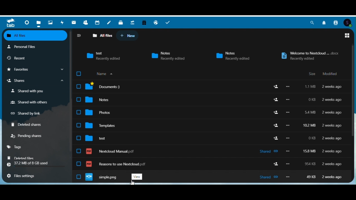  Describe the element at coordinates (36, 36) in the screenshot. I see `All files` at that location.